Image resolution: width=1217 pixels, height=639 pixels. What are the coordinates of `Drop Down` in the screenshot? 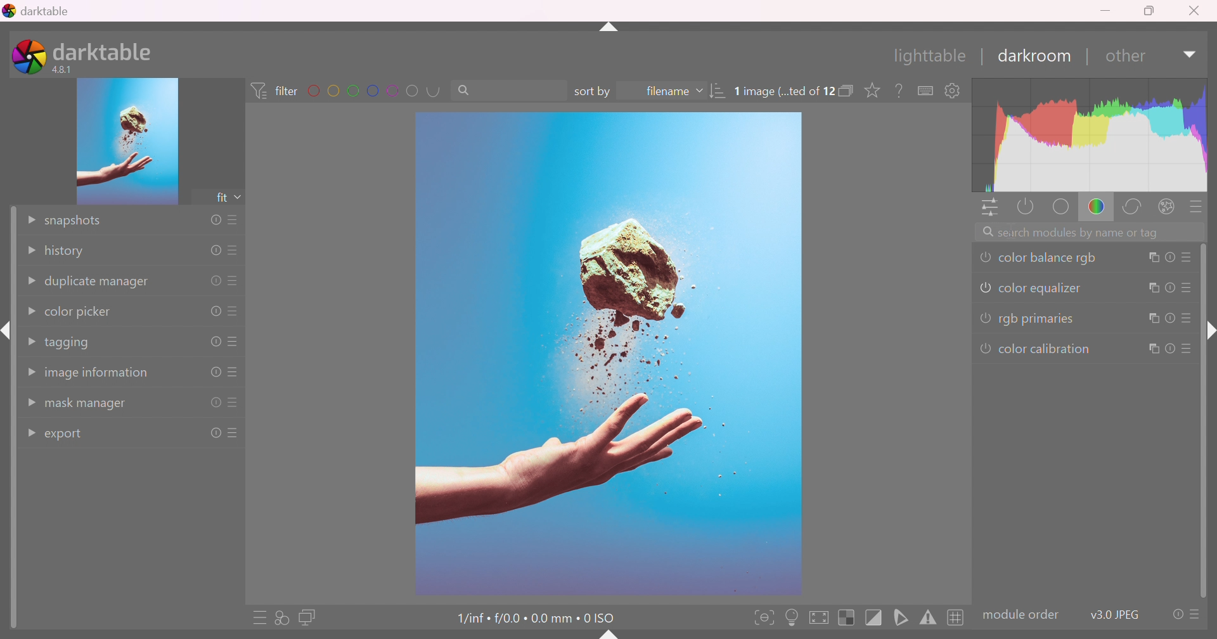 It's located at (33, 371).